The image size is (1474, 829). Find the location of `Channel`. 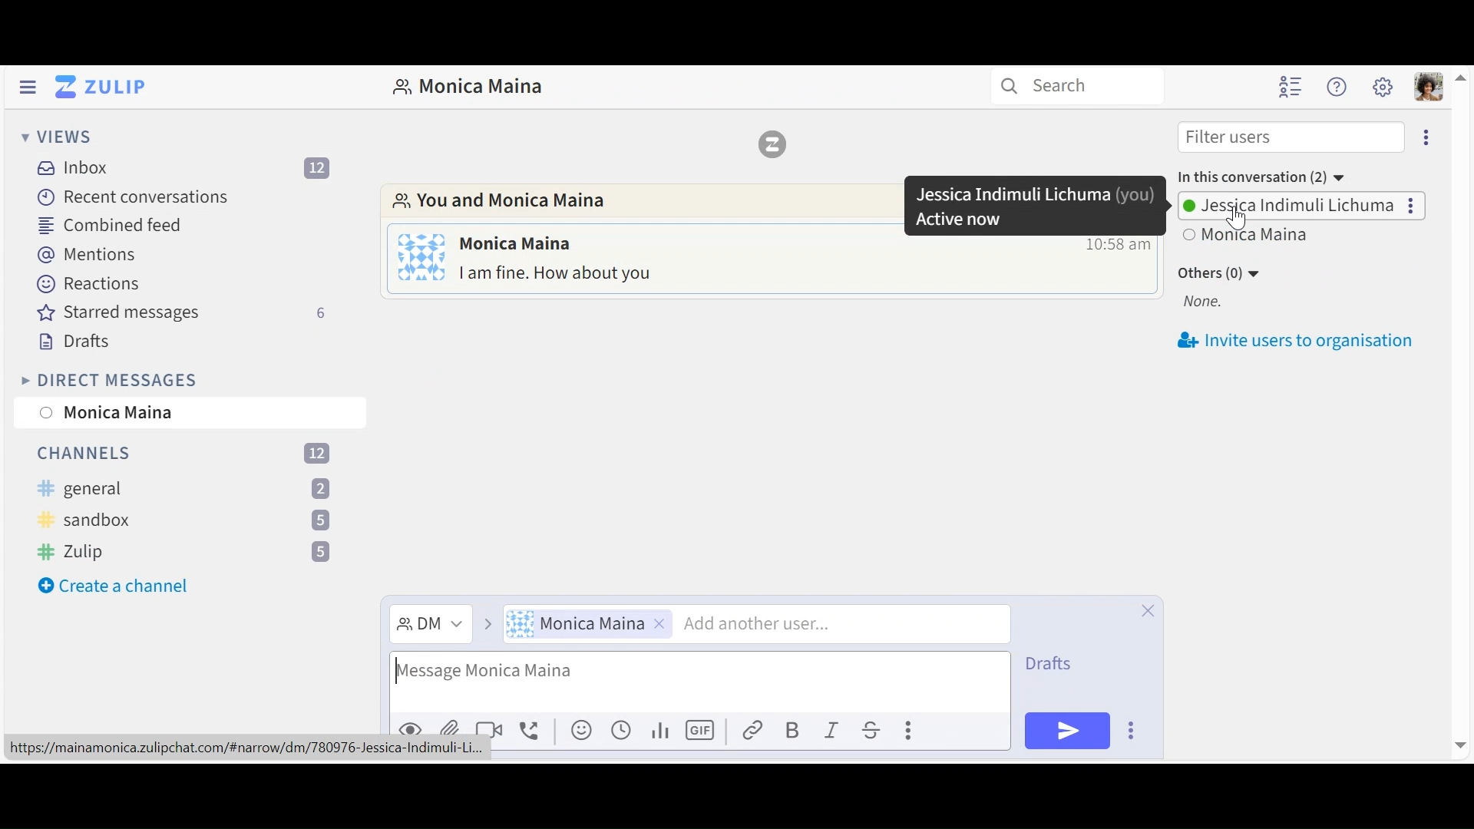

Channel is located at coordinates (183, 553).